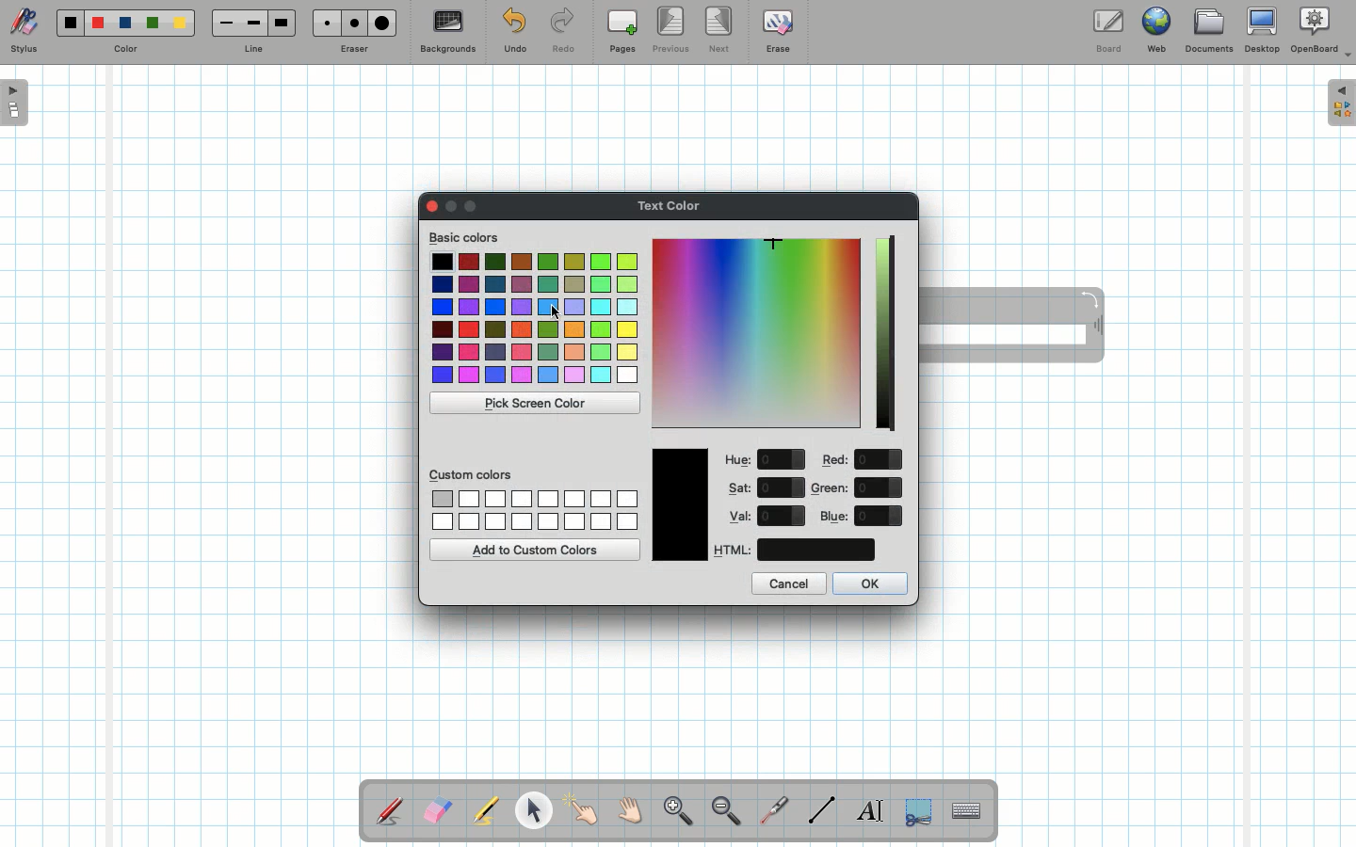 Image resolution: width=1356 pixels, height=847 pixels. What do you see at coordinates (880, 460) in the screenshot?
I see `value` at bounding box center [880, 460].